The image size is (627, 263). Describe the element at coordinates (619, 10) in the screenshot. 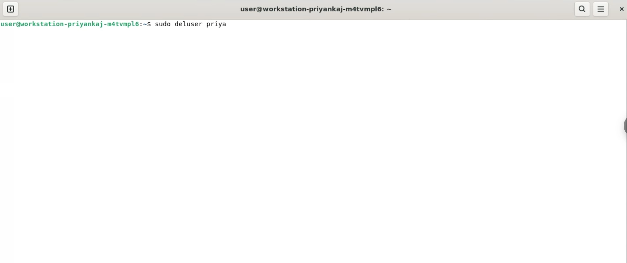

I see `close` at that location.